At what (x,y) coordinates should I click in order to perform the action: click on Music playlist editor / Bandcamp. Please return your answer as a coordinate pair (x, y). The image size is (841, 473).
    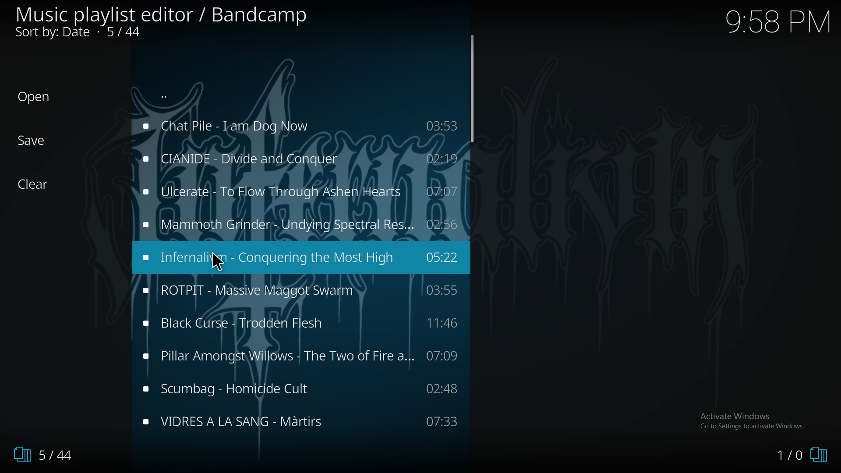
    Looking at the image, I should click on (162, 15).